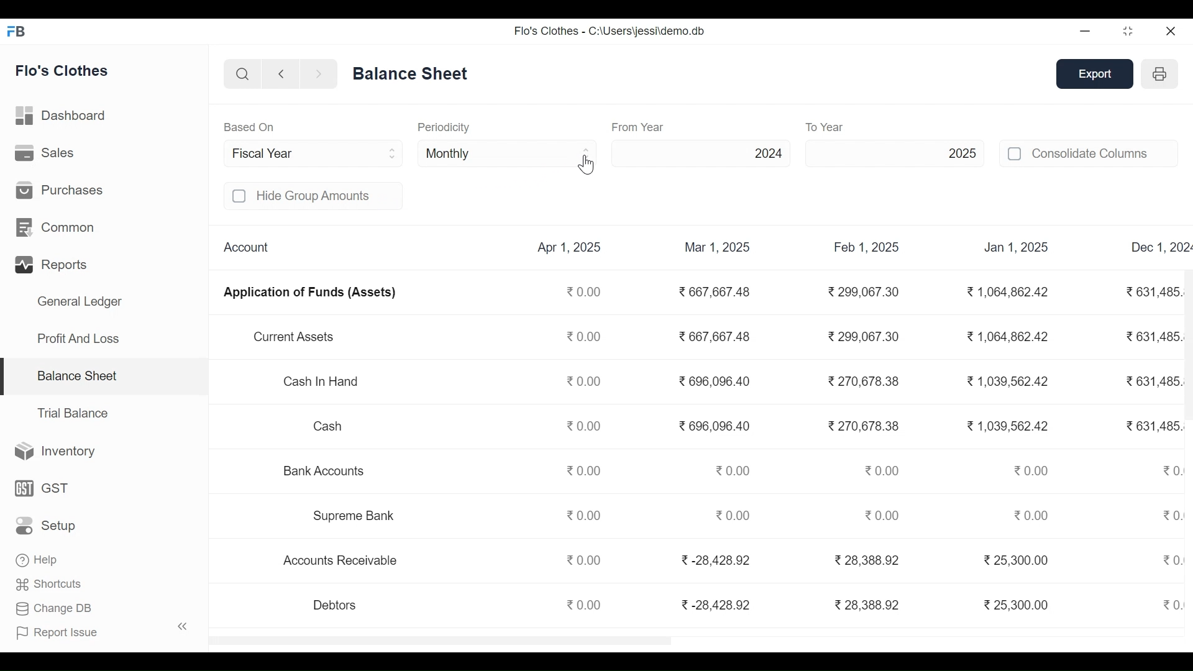  Describe the element at coordinates (1172, 30) in the screenshot. I see `close` at that location.